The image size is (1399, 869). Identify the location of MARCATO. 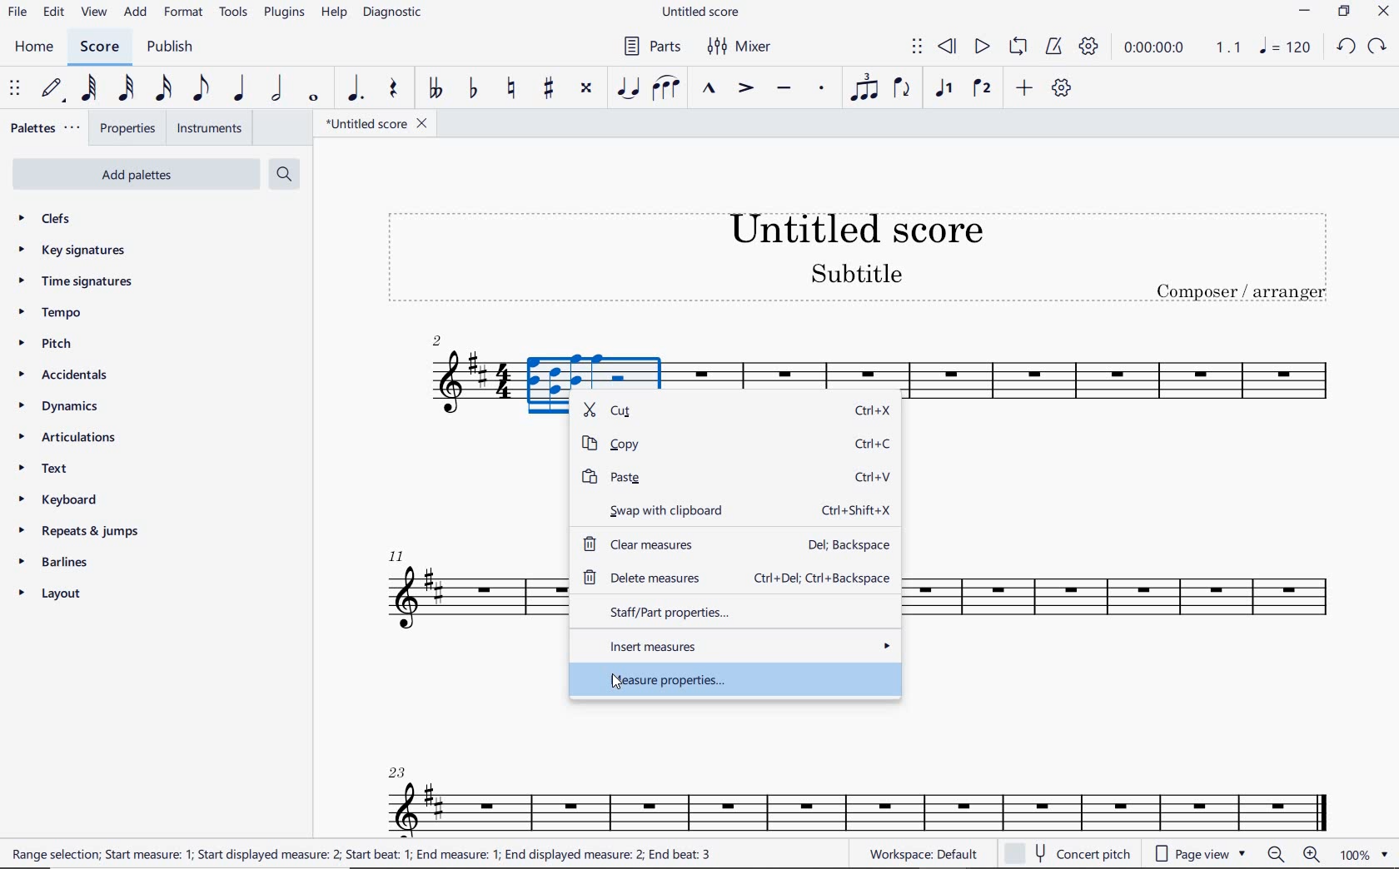
(707, 90).